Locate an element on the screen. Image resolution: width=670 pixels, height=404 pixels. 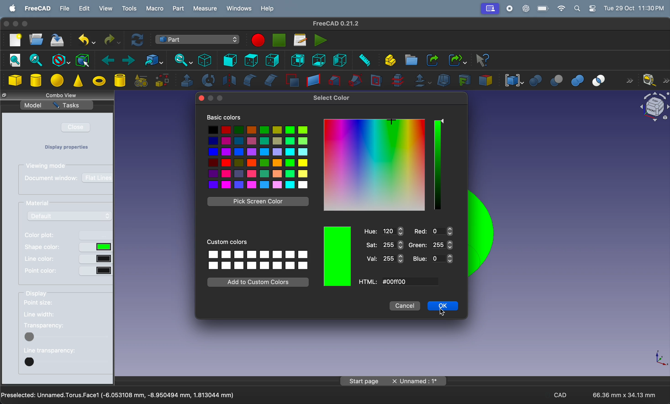
bounding box is located at coordinates (83, 60).